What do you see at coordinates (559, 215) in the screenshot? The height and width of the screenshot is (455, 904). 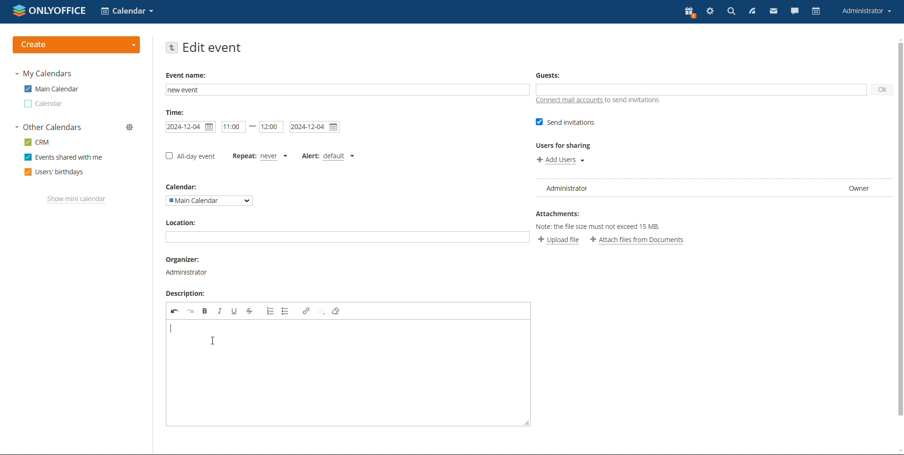 I see `Attachments:` at bounding box center [559, 215].